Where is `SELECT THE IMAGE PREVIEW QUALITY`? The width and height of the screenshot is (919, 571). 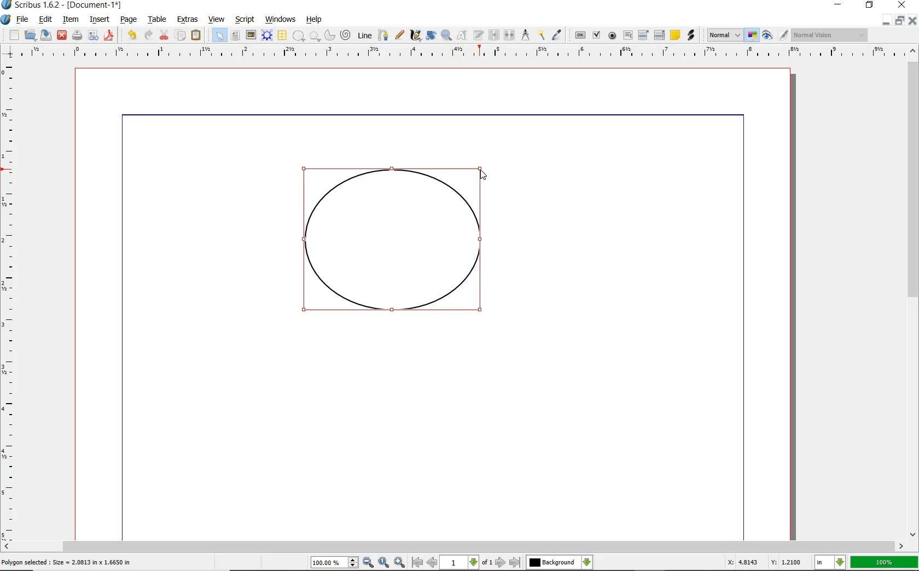
SELECT THE IMAGE PREVIEW QUALITY is located at coordinates (725, 35).